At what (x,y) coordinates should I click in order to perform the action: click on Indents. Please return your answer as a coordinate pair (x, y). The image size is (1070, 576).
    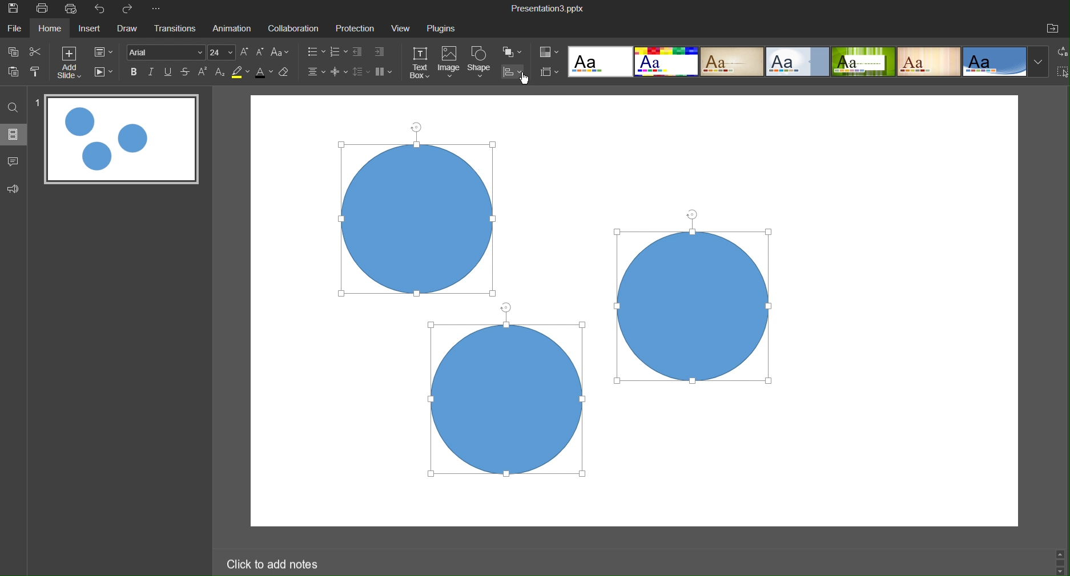
    Looking at the image, I should click on (371, 52).